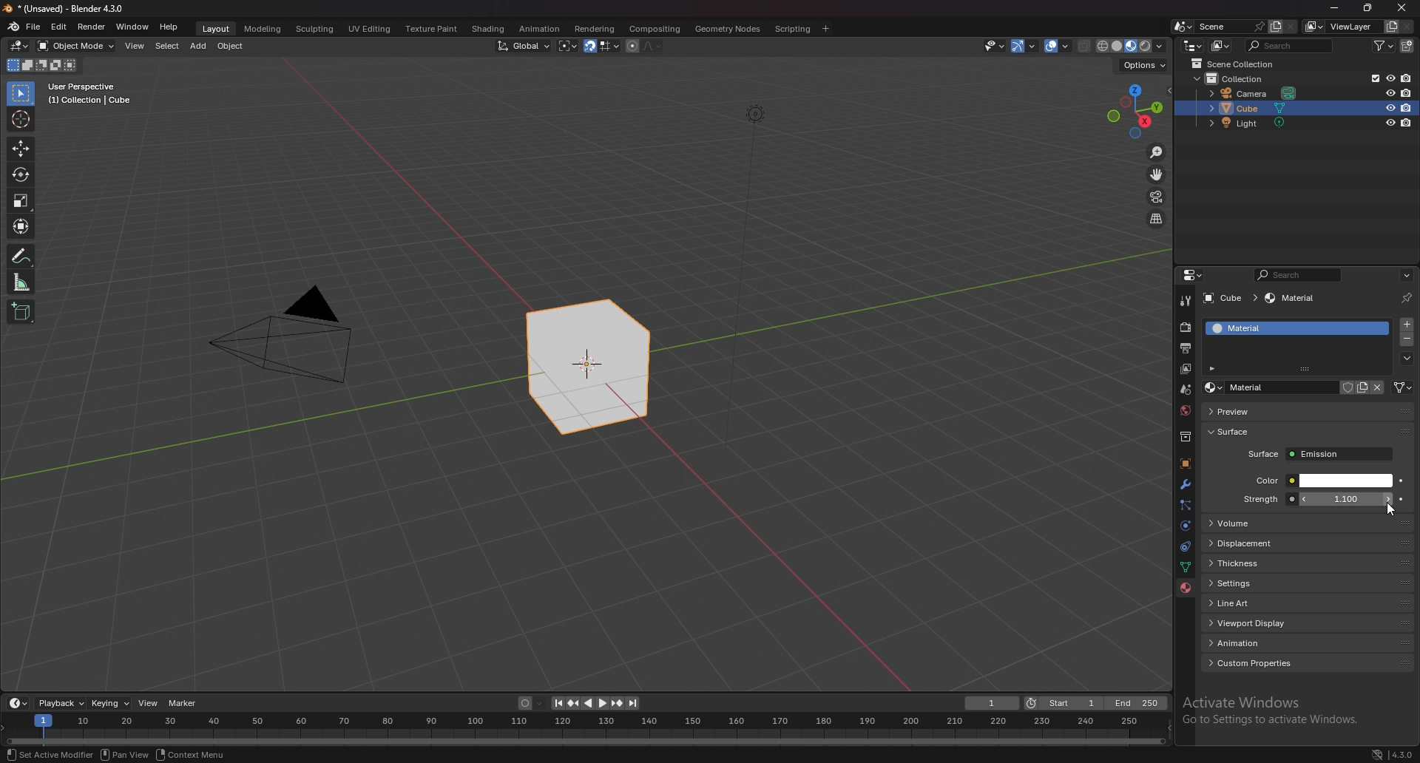  What do you see at coordinates (1390, 92) in the screenshot?
I see `hide in viewport` at bounding box center [1390, 92].